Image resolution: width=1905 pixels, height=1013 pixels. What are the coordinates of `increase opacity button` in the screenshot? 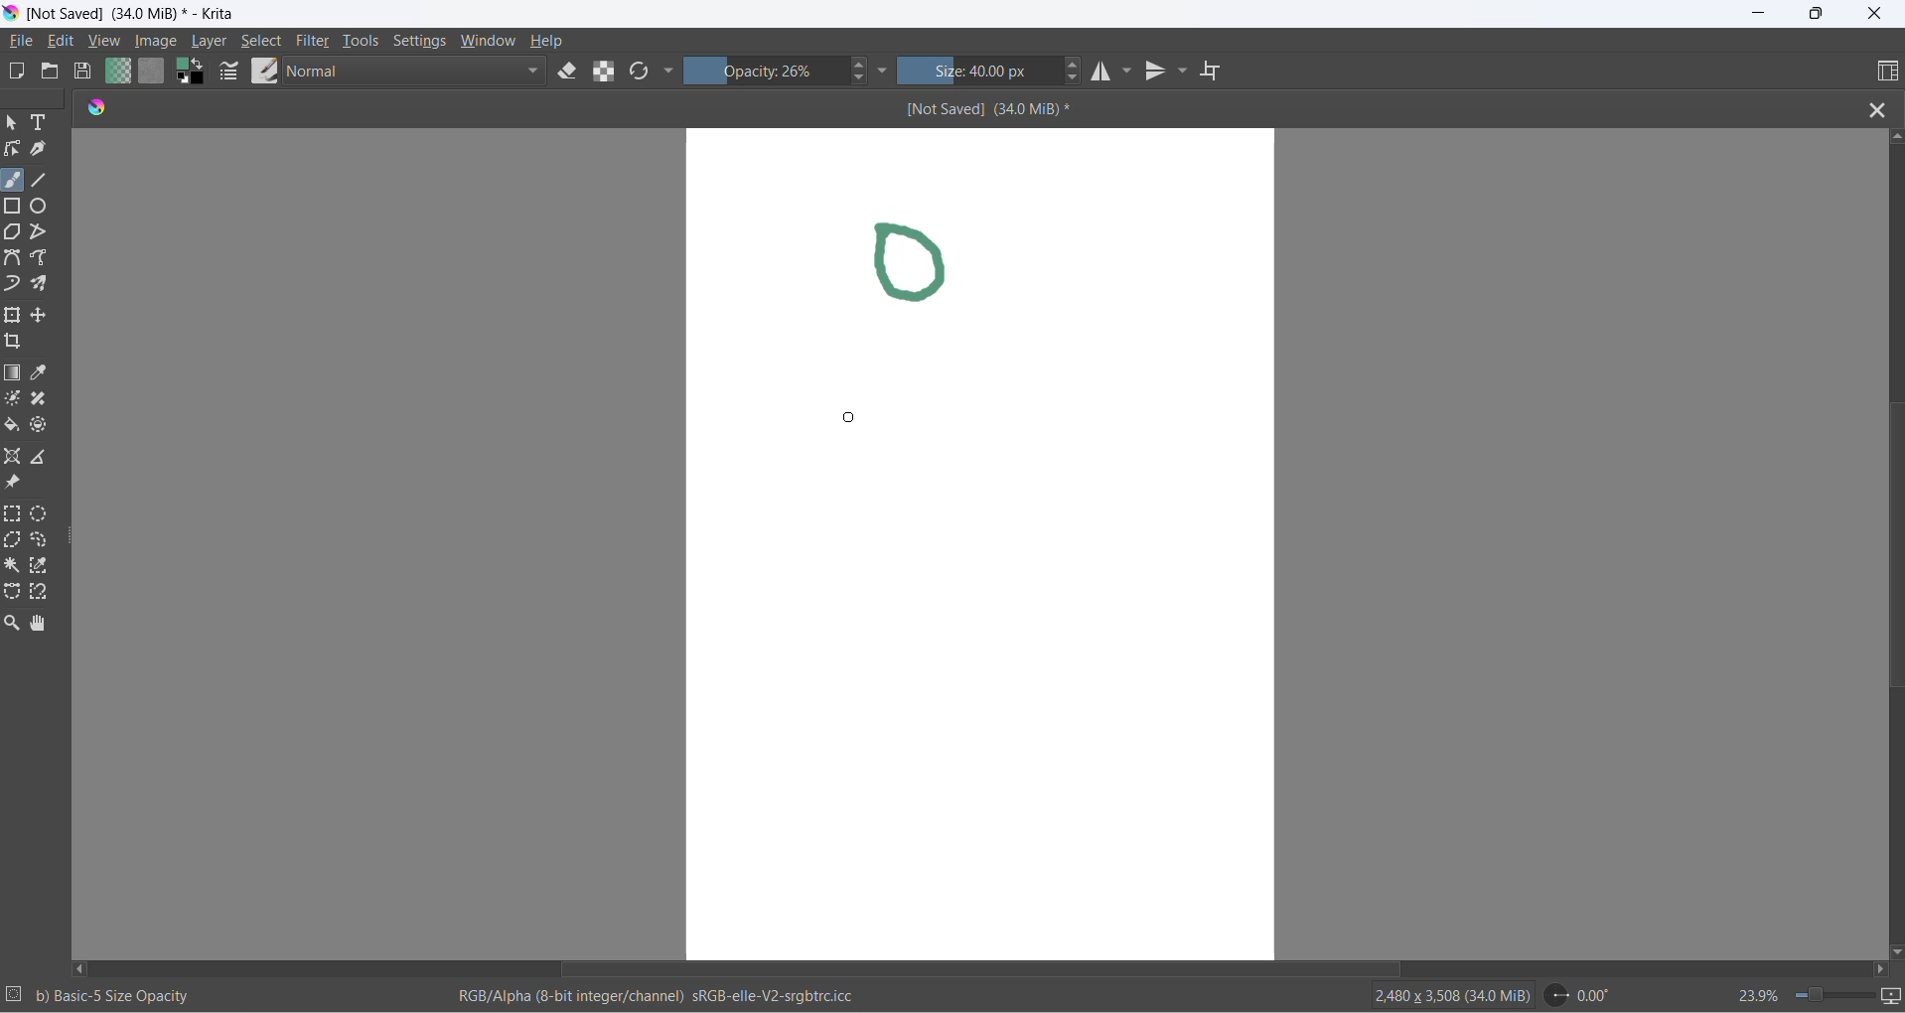 It's located at (860, 63).